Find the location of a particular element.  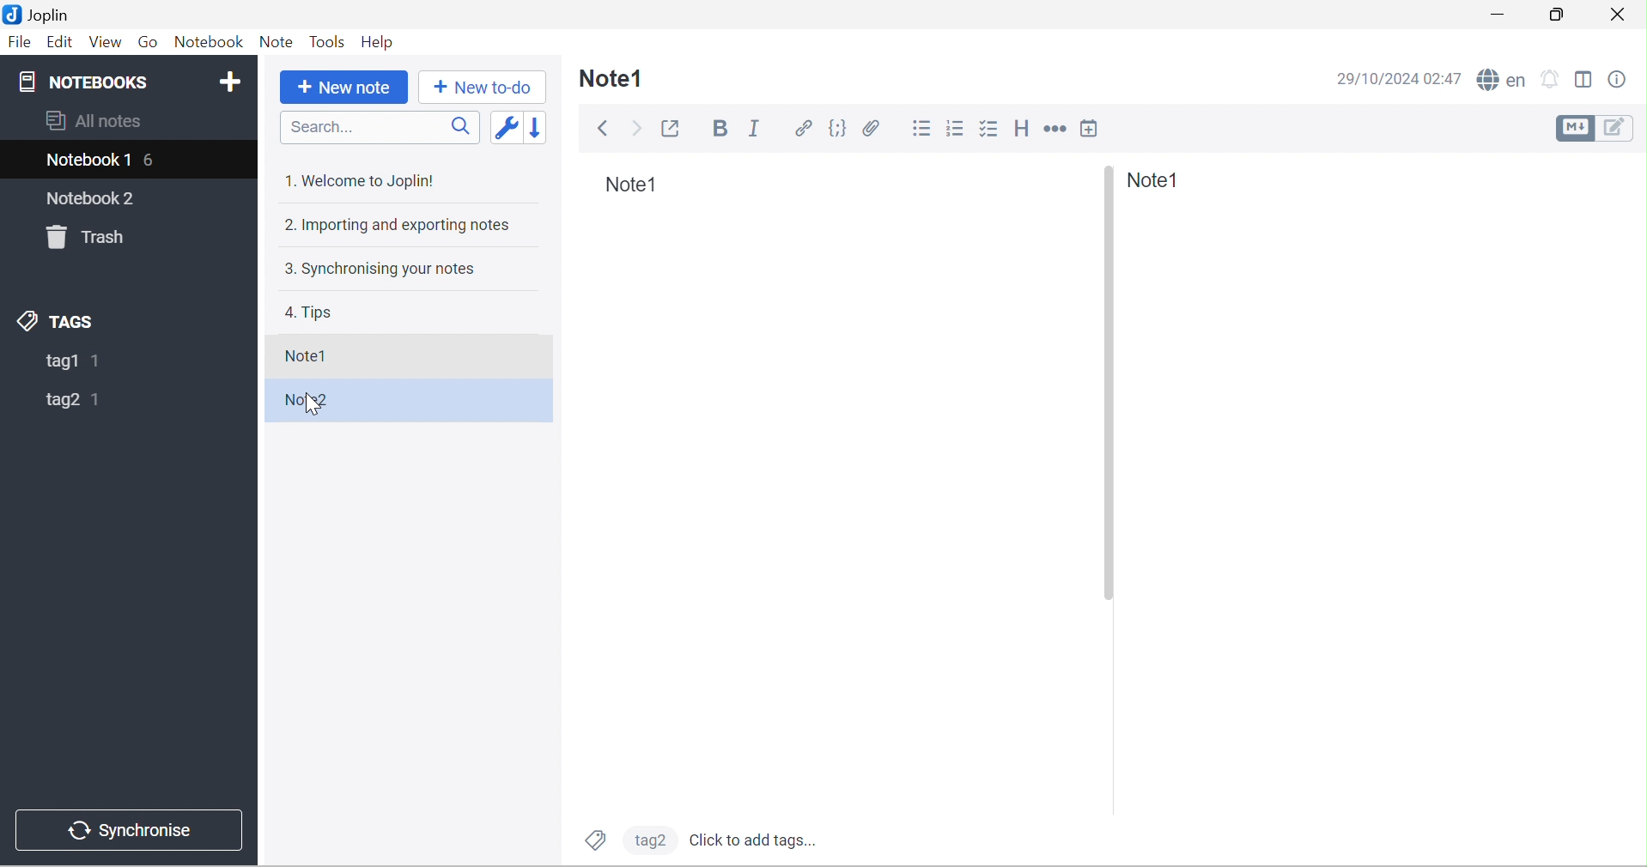

Bulleted list is located at coordinates (921, 130).